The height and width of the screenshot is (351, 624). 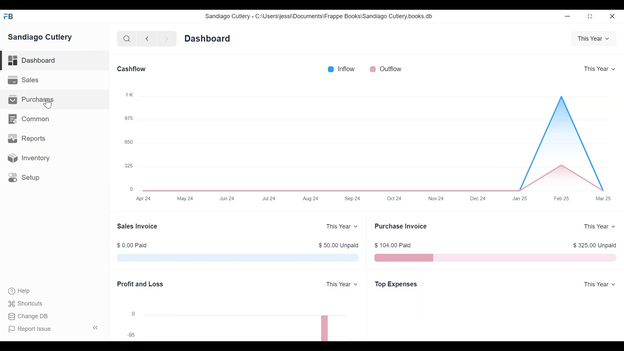 What do you see at coordinates (31, 316) in the screenshot?
I see `Change DB` at bounding box center [31, 316].